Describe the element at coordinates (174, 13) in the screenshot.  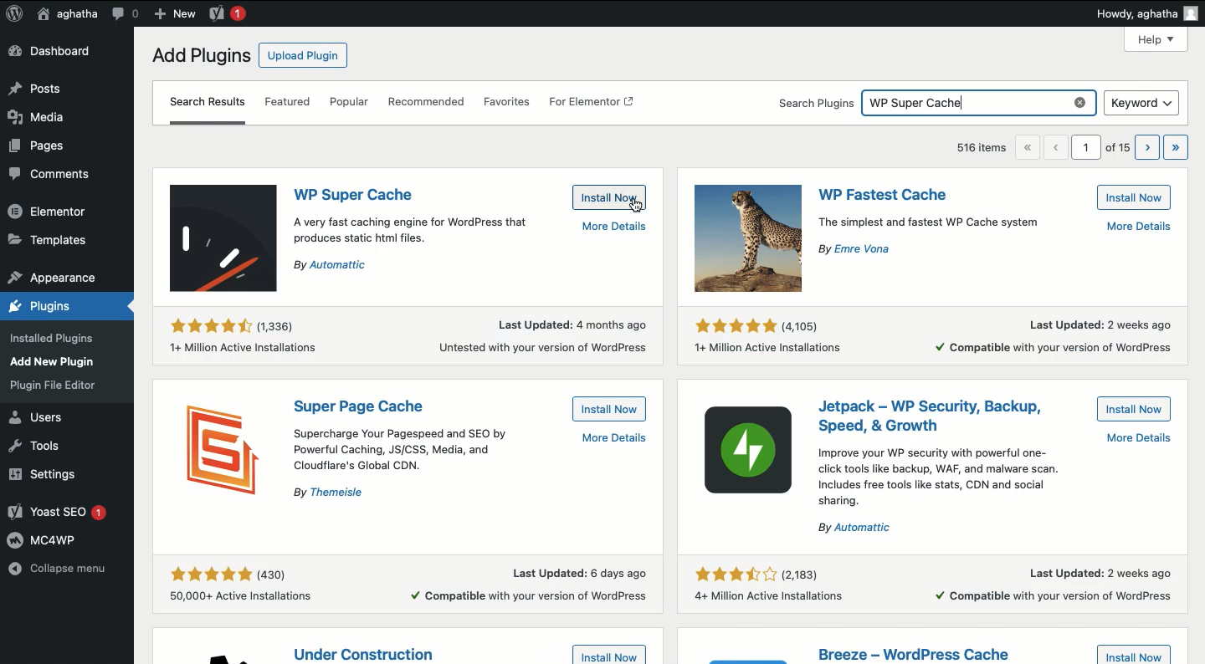
I see `add new` at that location.